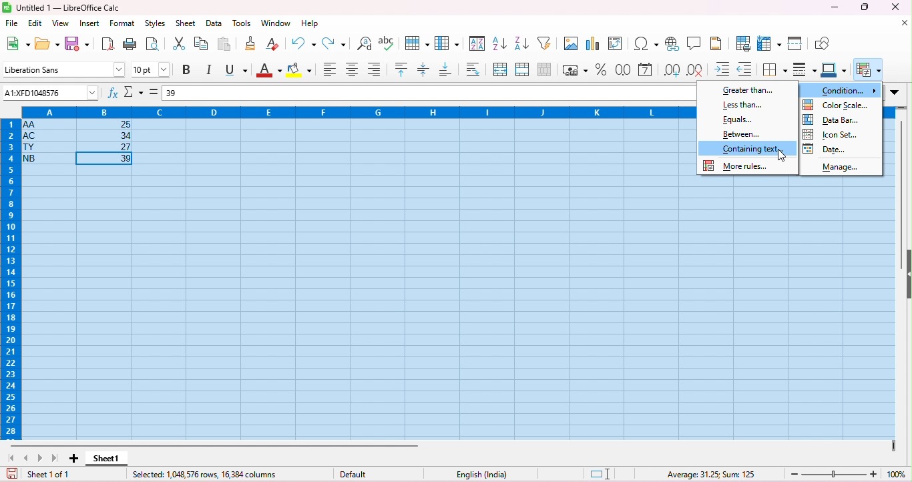  What do you see at coordinates (521, 42) in the screenshot?
I see `sort descending` at bounding box center [521, 42].